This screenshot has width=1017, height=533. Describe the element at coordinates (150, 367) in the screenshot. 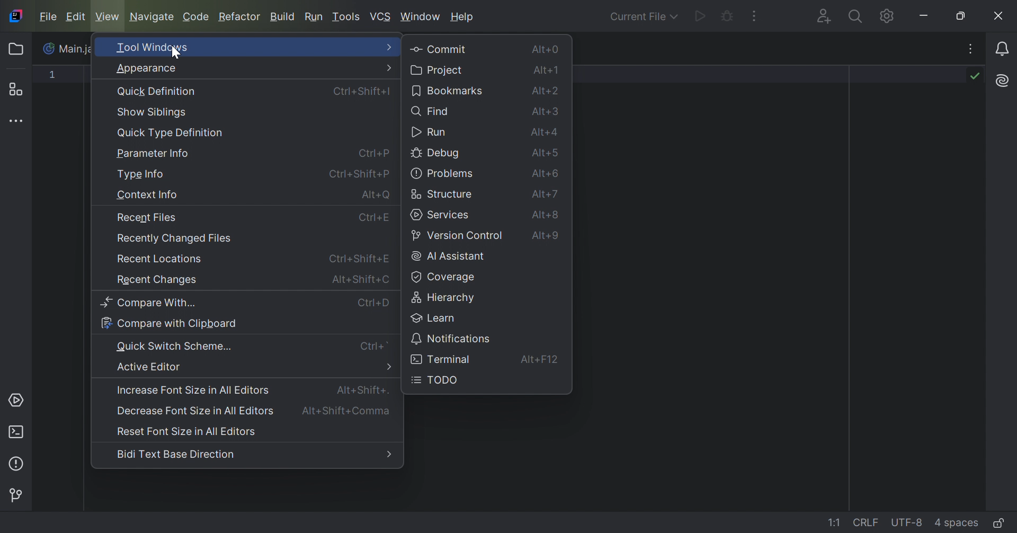

I see `Active Editor` at that location.